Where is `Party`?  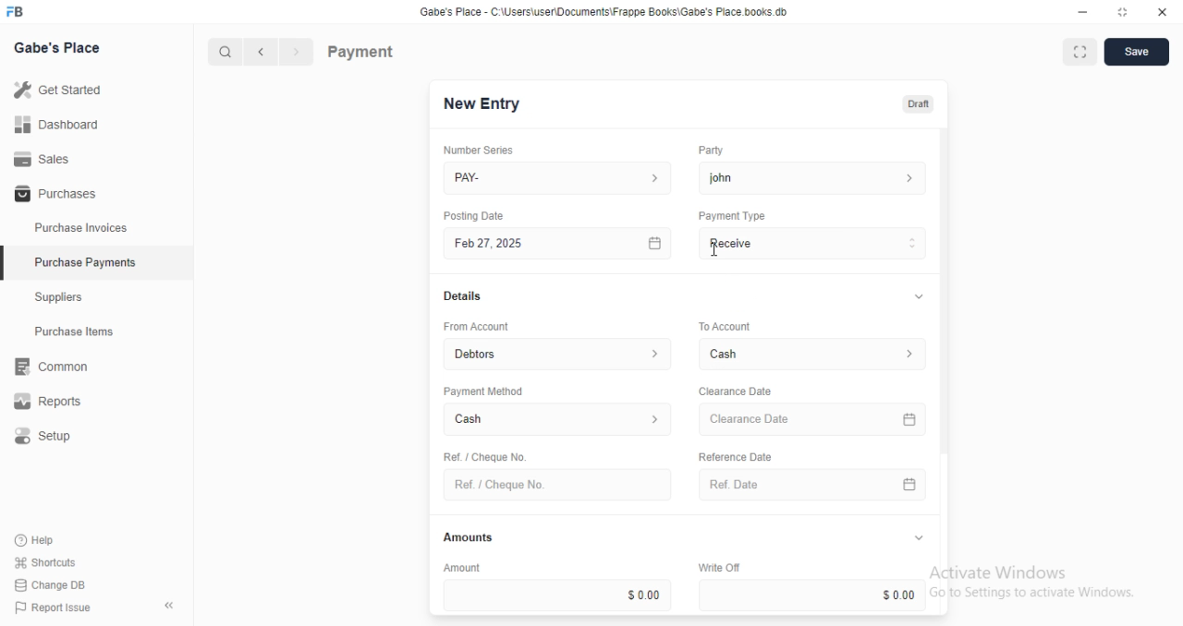 Party is located at coordinates (709, 150).